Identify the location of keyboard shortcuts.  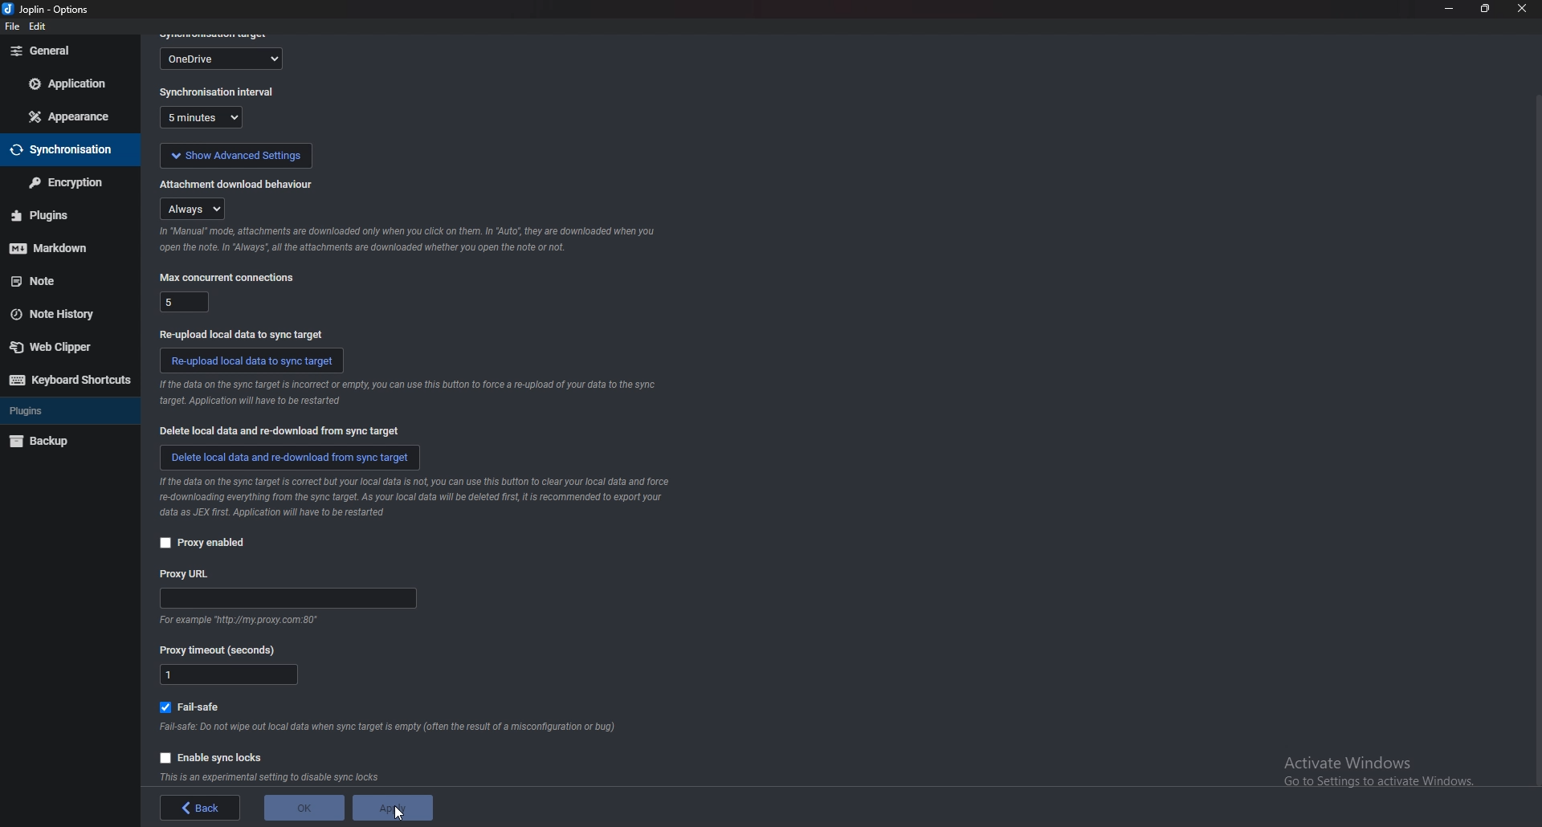
(69, 381).